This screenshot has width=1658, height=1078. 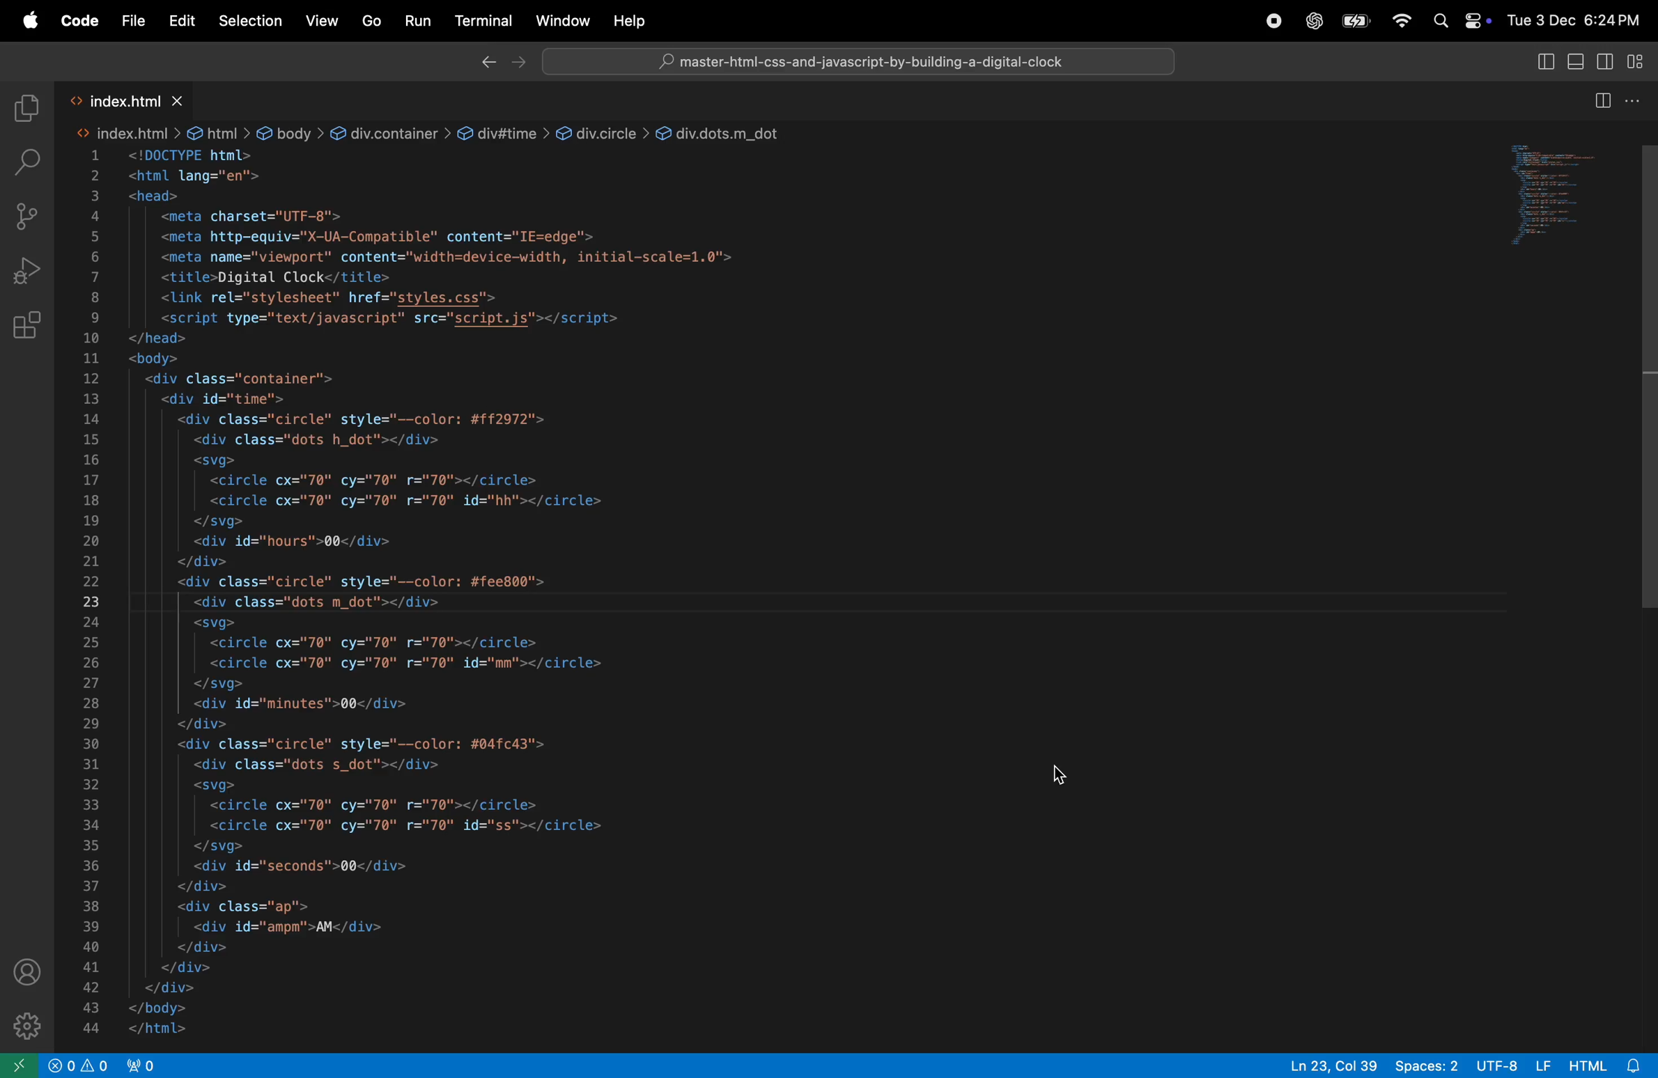 I want to click on div.container, so click(x=389, y=132).